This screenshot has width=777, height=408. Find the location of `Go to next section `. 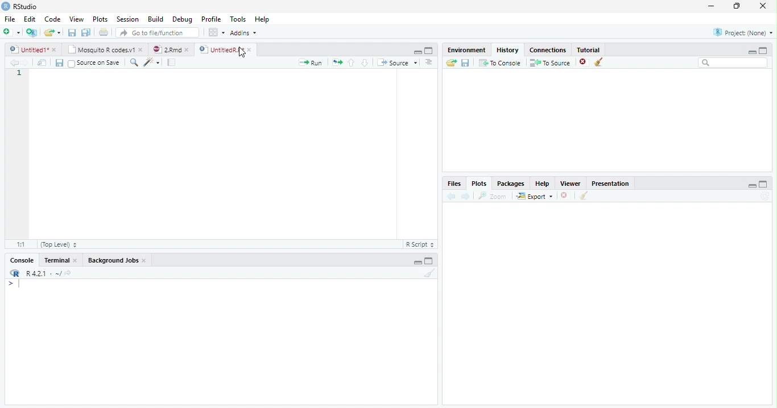

Go to next section  is located at coordinates (365, 63).